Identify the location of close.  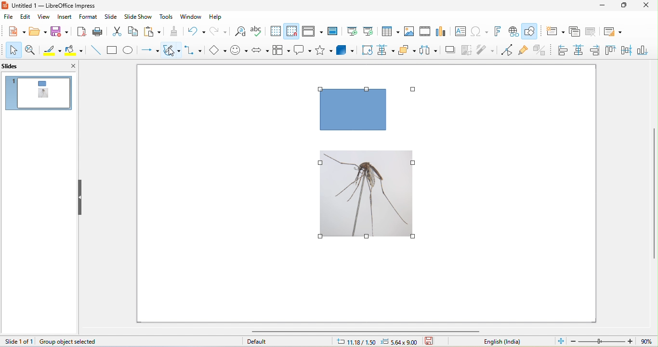
(67, 66).